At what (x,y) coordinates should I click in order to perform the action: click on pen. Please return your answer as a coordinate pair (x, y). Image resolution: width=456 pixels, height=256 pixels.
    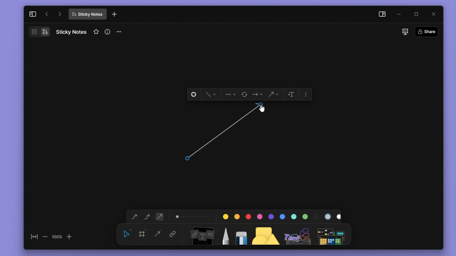
    Looking at the image, I should click on (225, 234).